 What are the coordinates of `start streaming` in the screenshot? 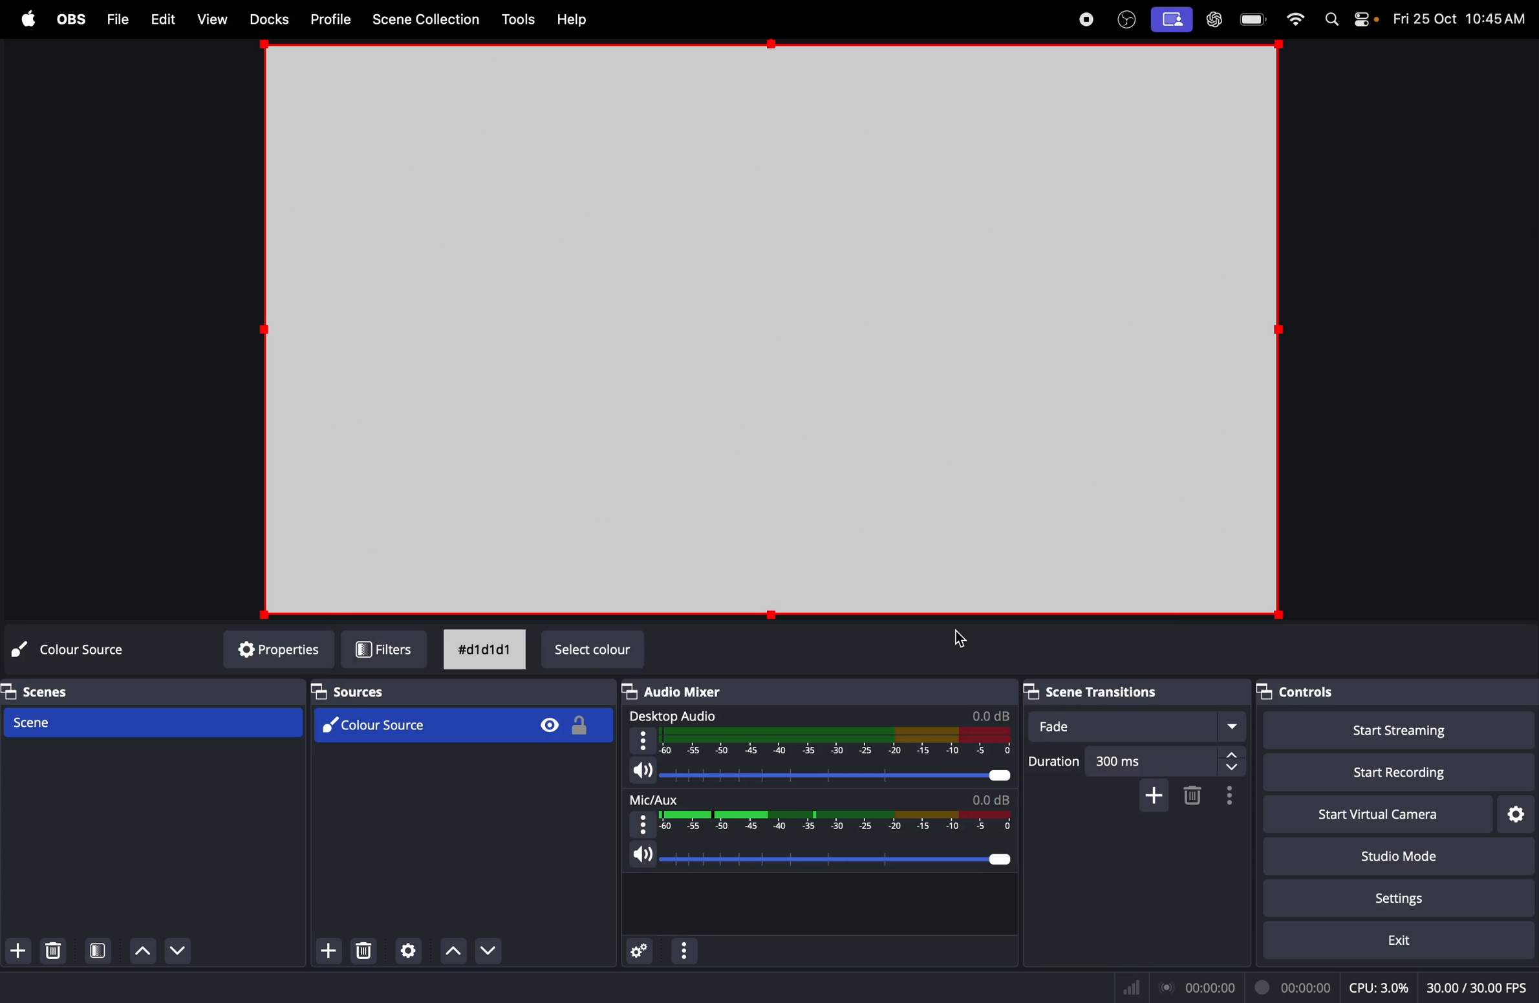 It's located at (1392, 732).